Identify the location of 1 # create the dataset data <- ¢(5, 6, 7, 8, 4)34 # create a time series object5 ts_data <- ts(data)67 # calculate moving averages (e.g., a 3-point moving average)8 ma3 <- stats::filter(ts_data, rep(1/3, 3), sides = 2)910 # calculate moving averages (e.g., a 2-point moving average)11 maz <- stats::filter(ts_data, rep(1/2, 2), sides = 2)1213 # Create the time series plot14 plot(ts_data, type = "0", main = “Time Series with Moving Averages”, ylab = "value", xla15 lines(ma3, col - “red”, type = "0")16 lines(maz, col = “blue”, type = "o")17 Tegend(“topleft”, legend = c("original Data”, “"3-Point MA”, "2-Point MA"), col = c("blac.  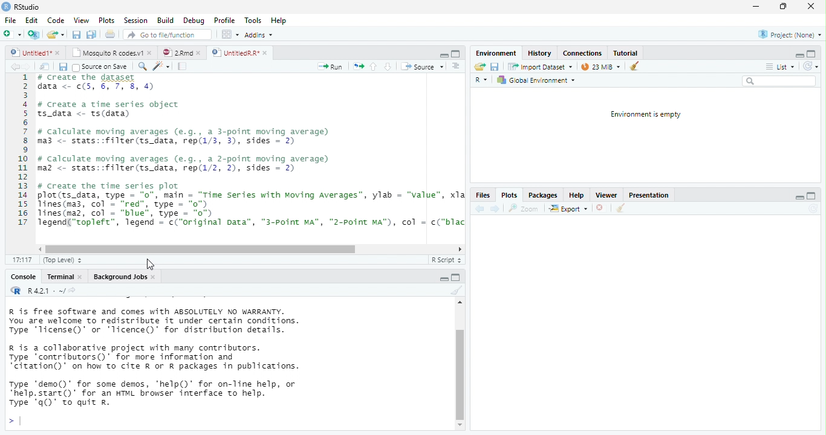
(241, 158).